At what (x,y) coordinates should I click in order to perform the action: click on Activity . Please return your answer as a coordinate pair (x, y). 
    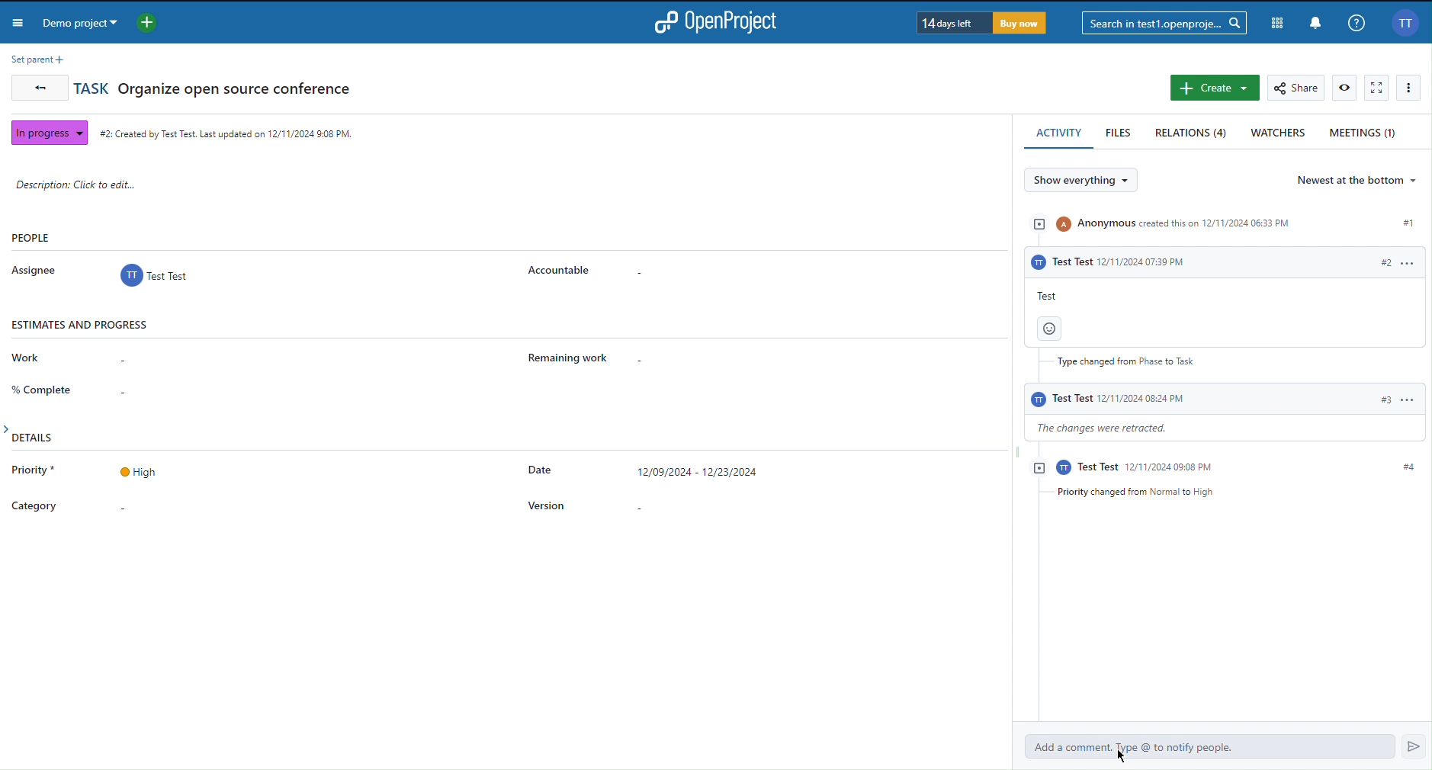
    Looking at the image, I should click on (1219, 355).